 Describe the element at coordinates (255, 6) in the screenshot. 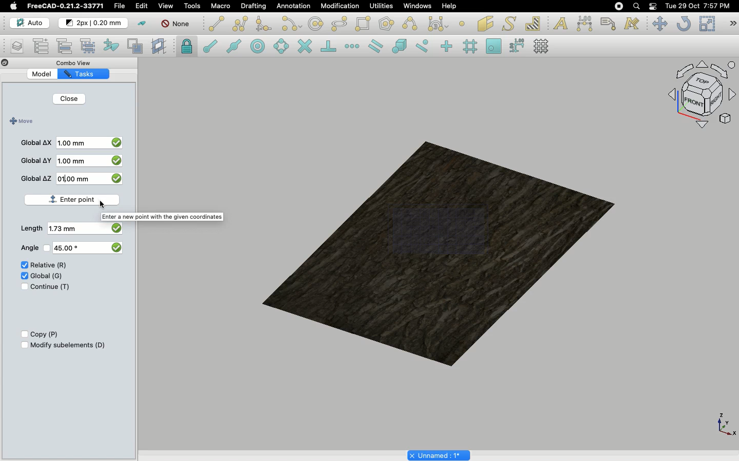

I see `Drafting` at that location.